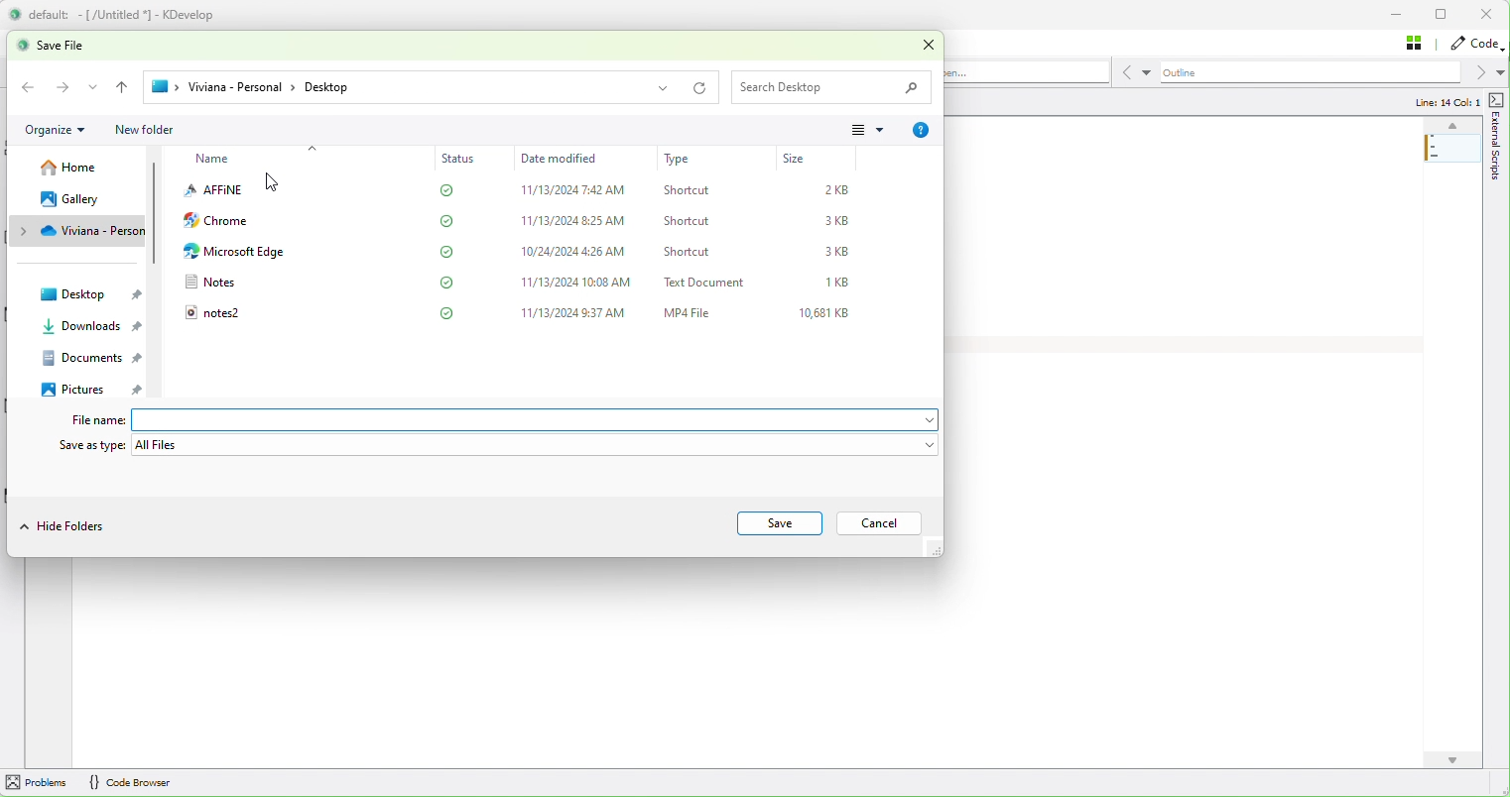 The width and height of the screenshot is (1510, 797). Describe the element at coordinates (840, 283) in the screenshot. I see `1KB` at that location.